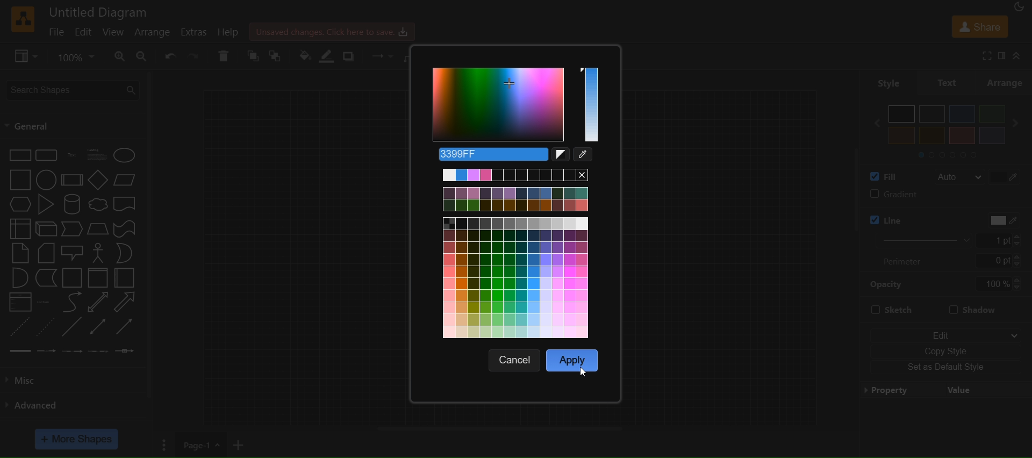  I want to click on undo, so click(171, 55).